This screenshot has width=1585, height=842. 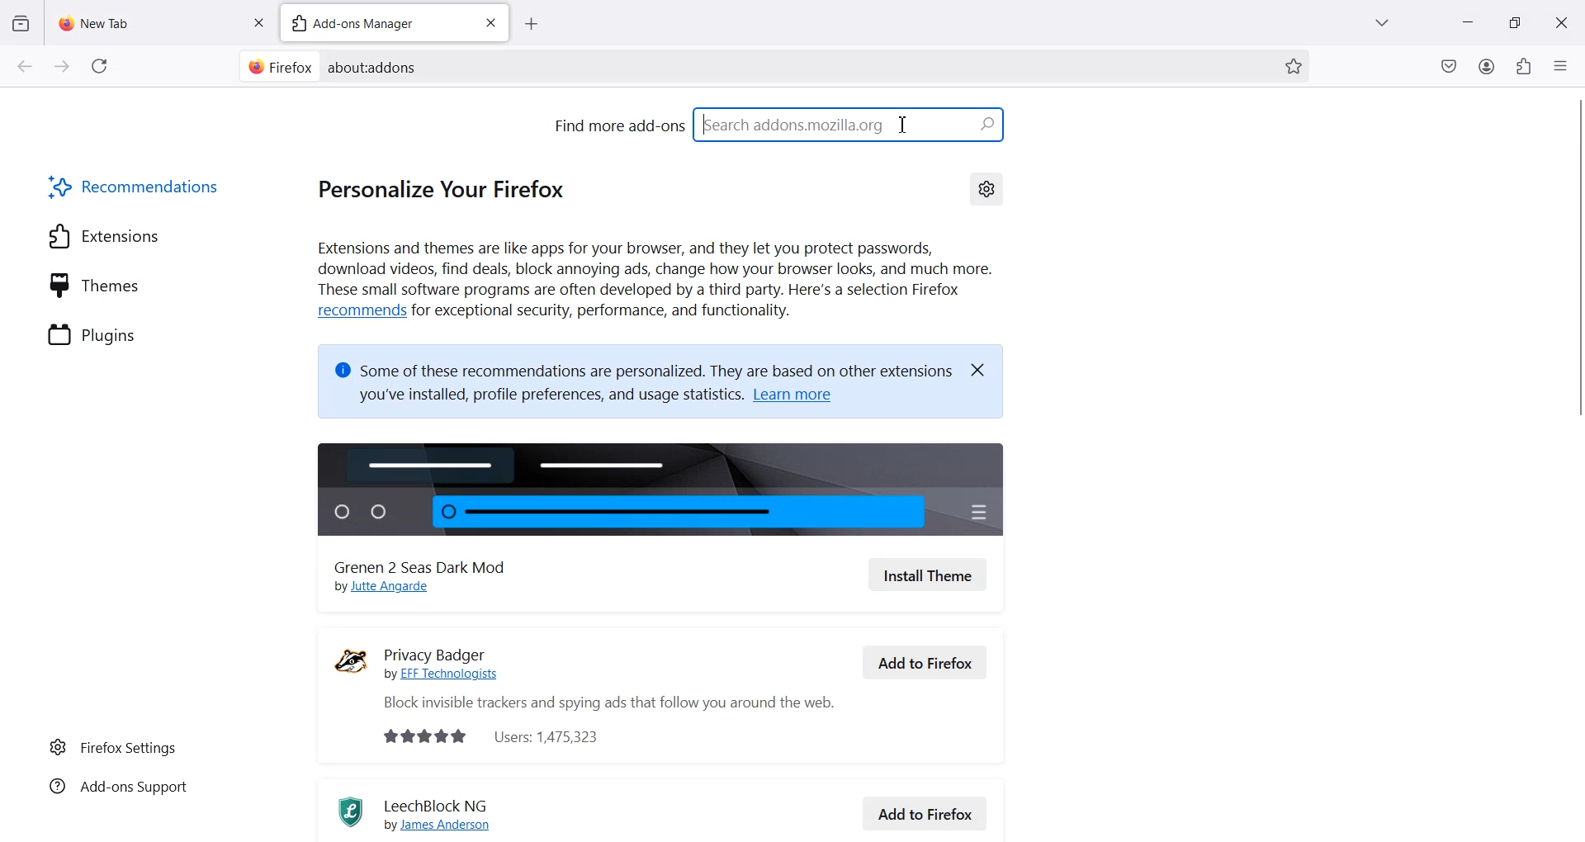 What do you see at coordinates (1575, 479) in the screenshot?
I see `Vertical scroll bar` at bounding box center [1575, 479].